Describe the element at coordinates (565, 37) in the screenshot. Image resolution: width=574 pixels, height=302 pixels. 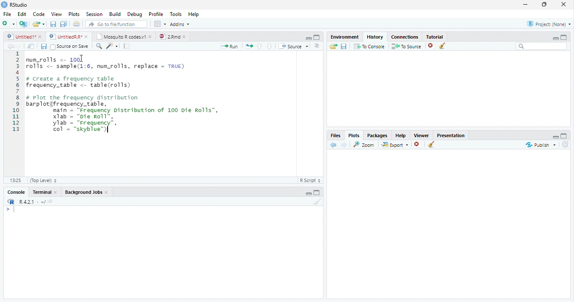
I see `Full Height` at that location.